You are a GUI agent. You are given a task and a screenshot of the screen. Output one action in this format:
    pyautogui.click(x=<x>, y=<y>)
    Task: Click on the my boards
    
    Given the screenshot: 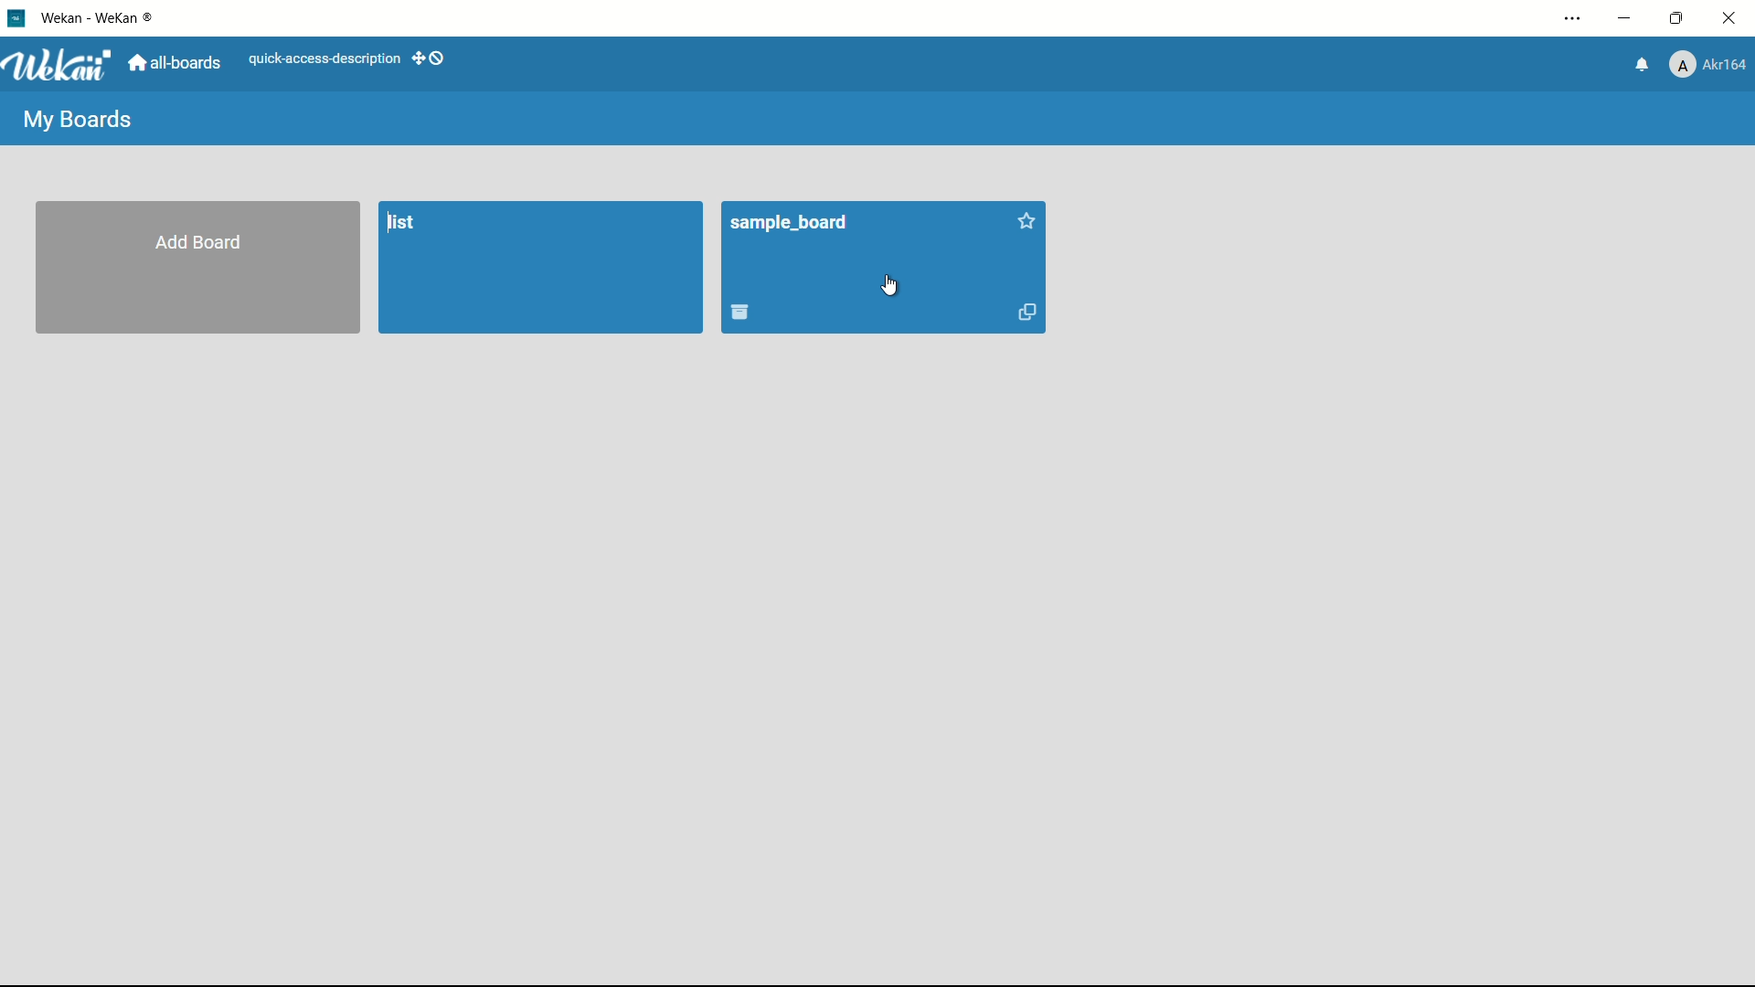 What is the action you would take?
    pyautogui.click(x=80, y=122)
    